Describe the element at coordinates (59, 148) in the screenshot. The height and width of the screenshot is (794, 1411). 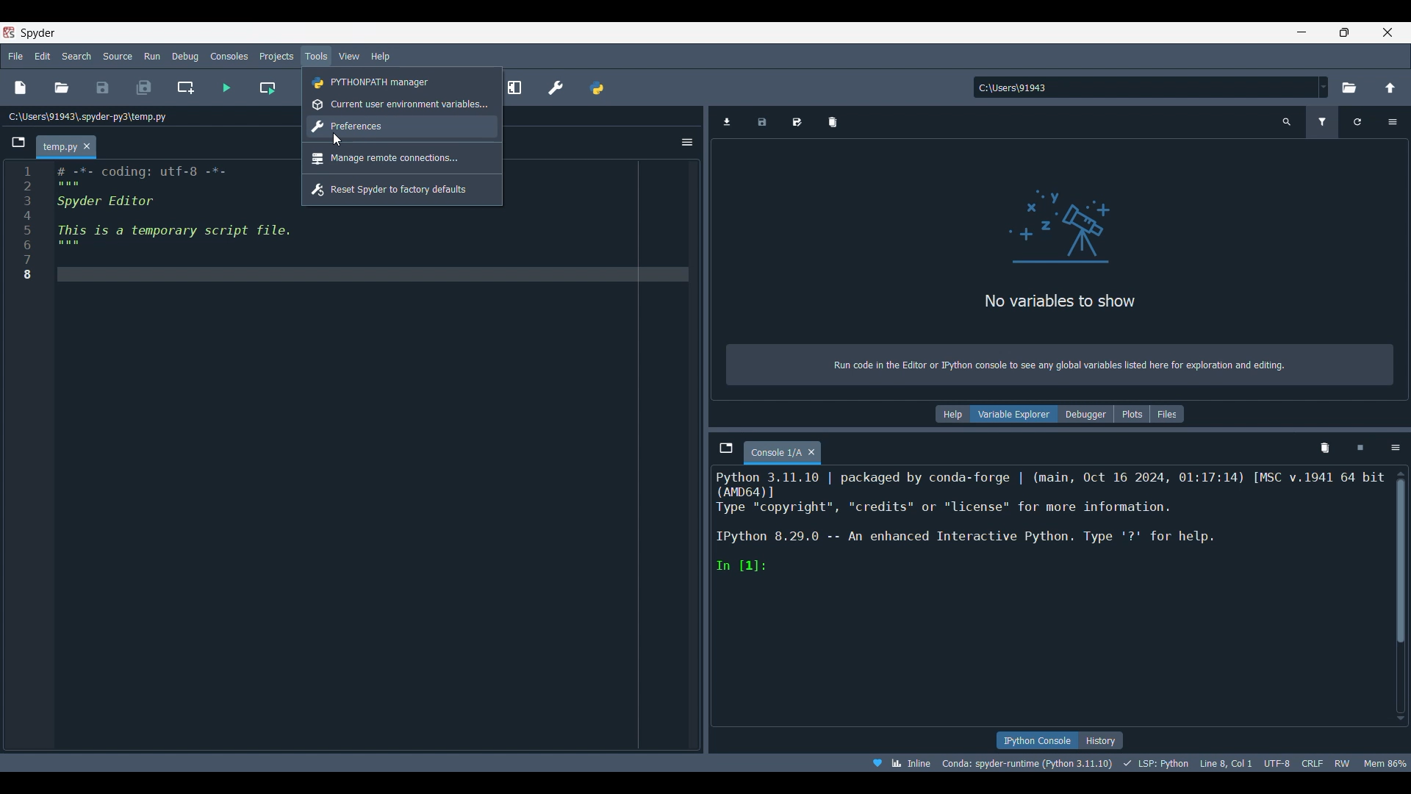
I see `Current tab highlighted` at that location.